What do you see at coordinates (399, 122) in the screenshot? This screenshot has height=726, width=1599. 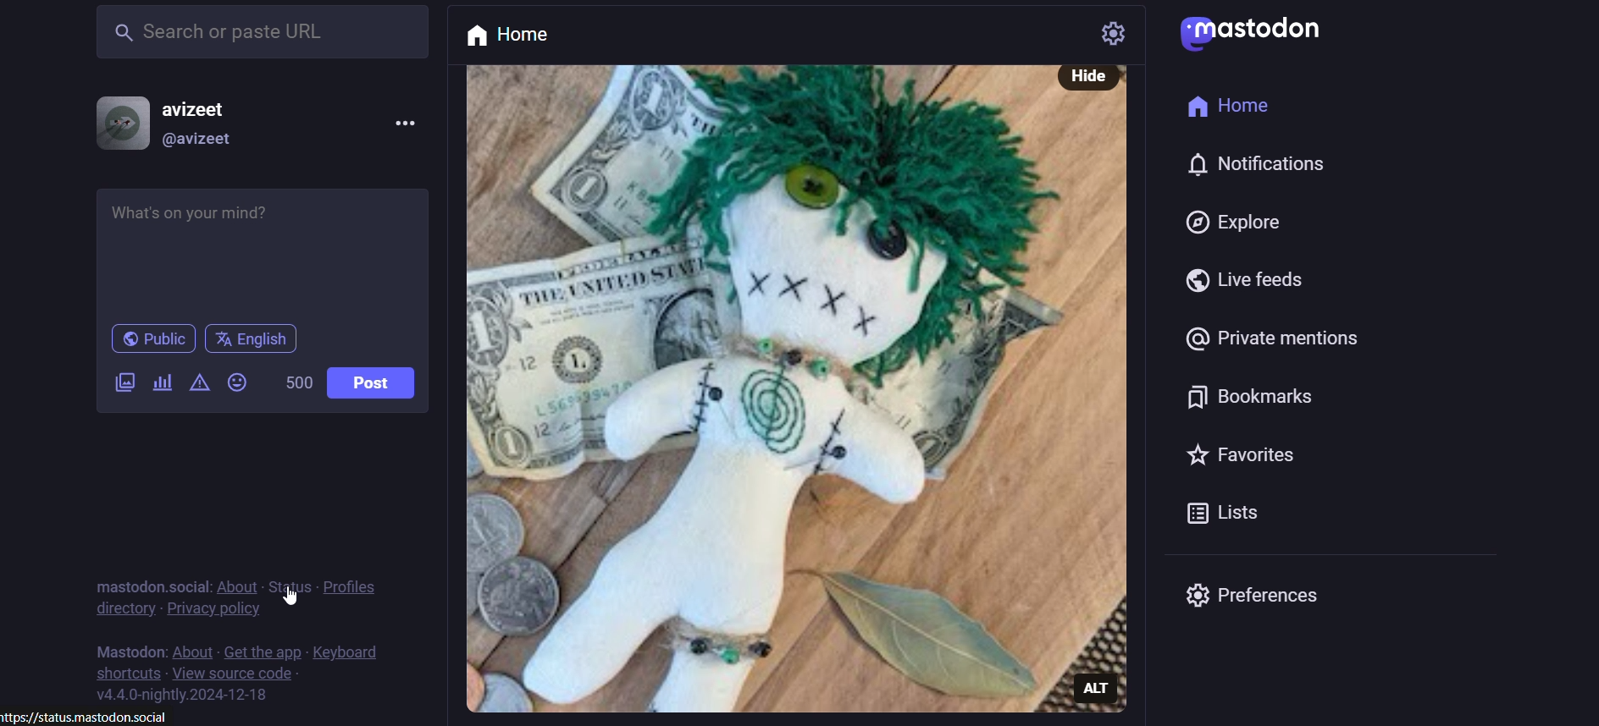 I see `menu` at bounding box center [399, 122].